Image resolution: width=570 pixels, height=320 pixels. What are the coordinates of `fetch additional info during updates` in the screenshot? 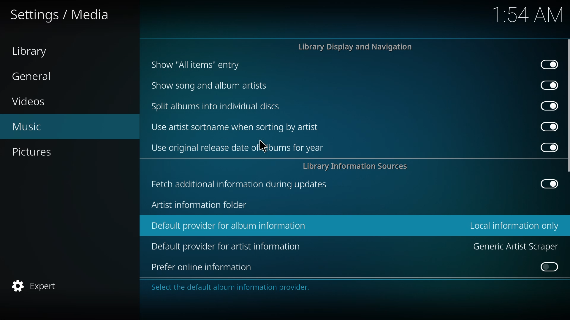 It's located at (240, 184).